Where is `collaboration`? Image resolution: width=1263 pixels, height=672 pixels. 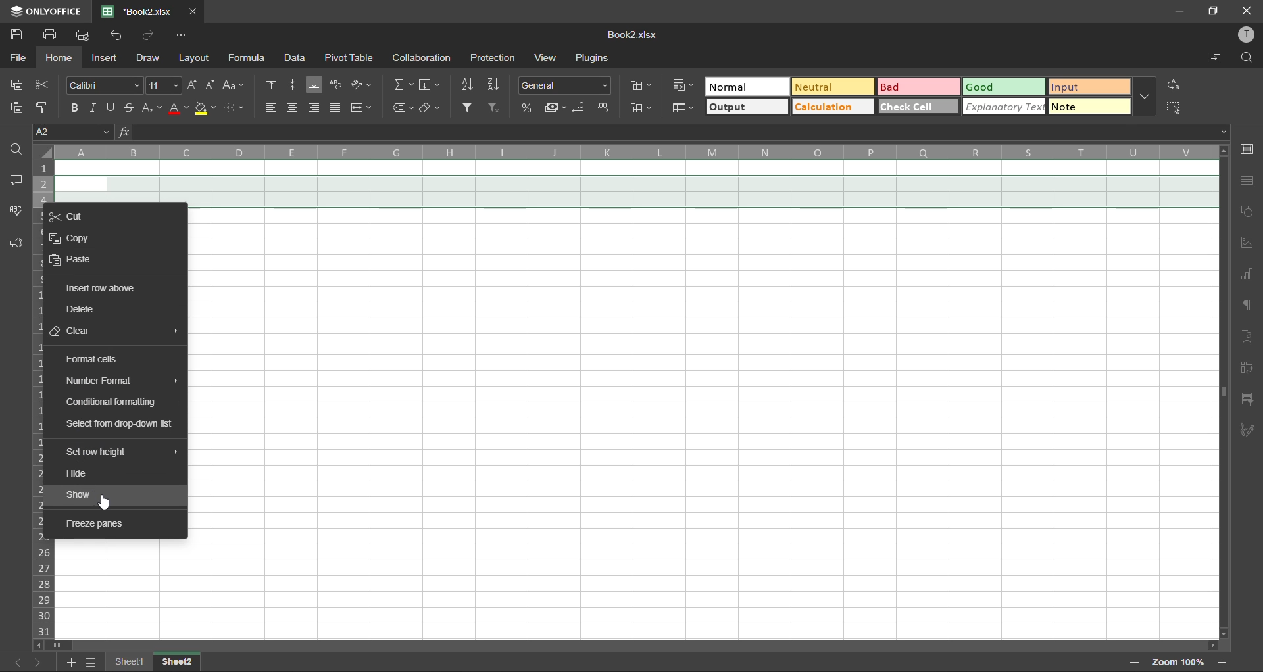 collaboration is located at coordinates (420, 57).